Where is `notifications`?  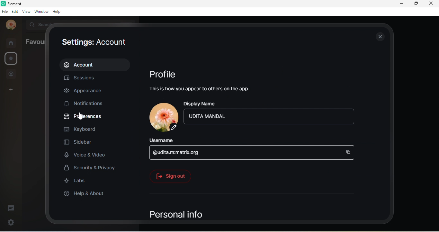
notifications is located at coordinates (88, 104).